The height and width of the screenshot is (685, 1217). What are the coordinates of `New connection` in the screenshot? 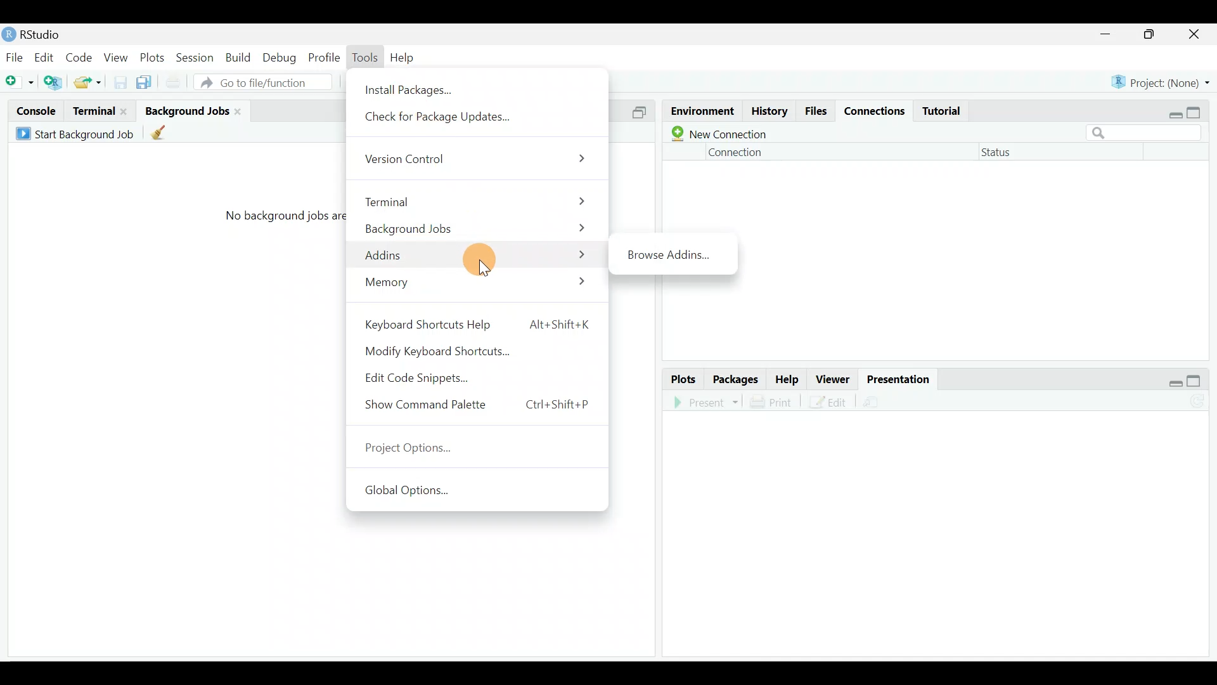 It's located at (720, 131).